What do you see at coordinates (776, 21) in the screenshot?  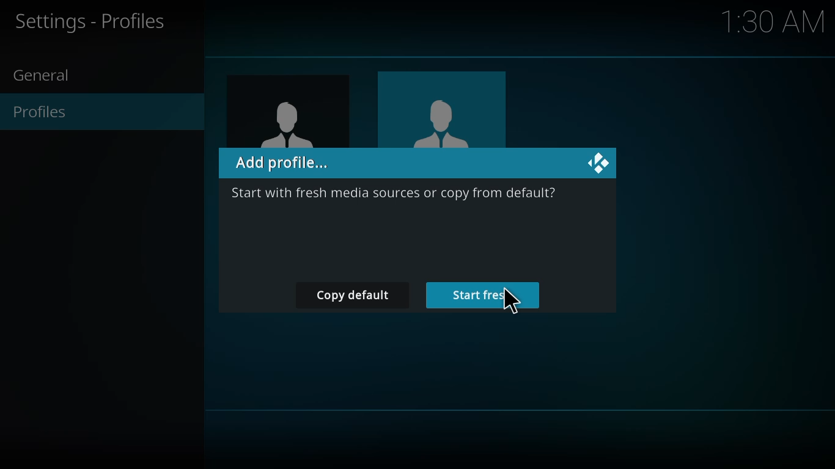 I see `time` at bounding box center [776, 21].